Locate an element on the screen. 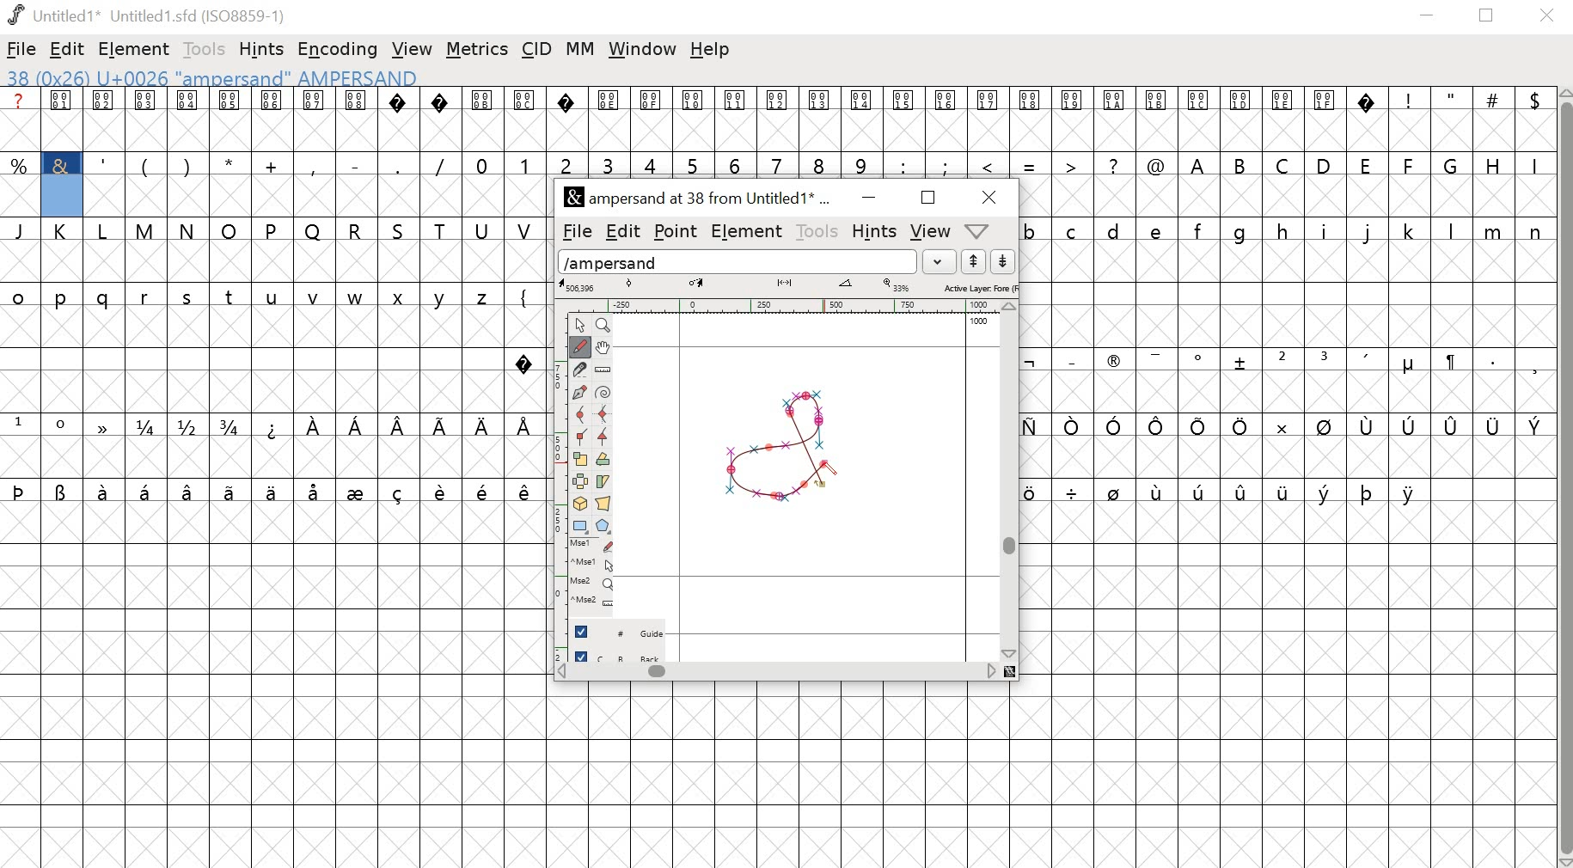 Image resolution: width=1573 pixels, height=868 pixels. 4 is located at coordinates (652, 164).